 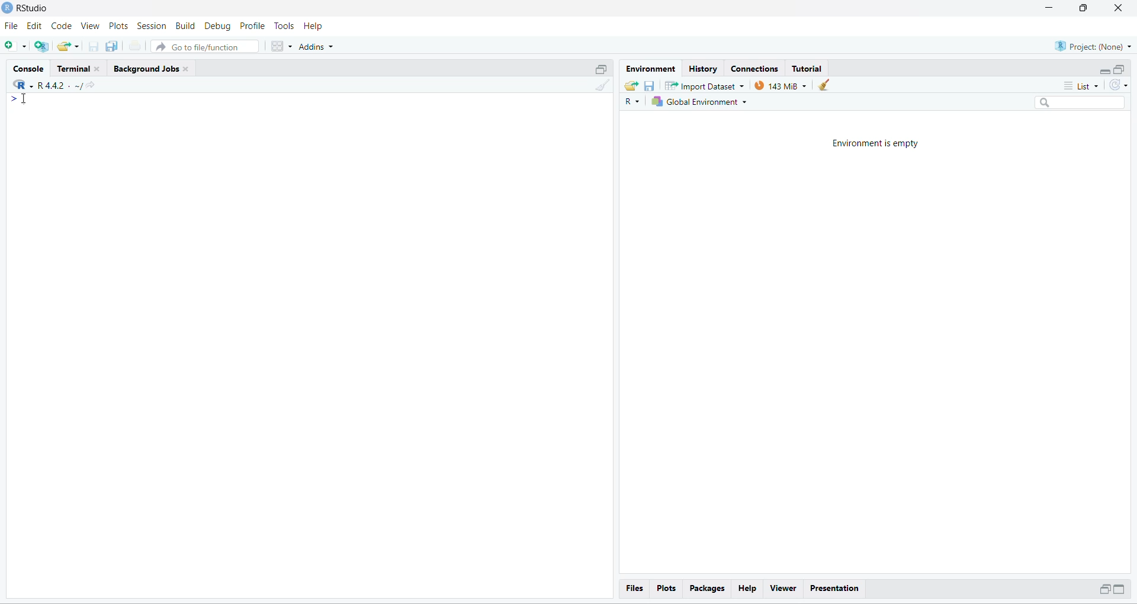 What do you see at coordinates (1119, 85) in the screenshot?
I see `sync` at bounding box center [1119, 85].